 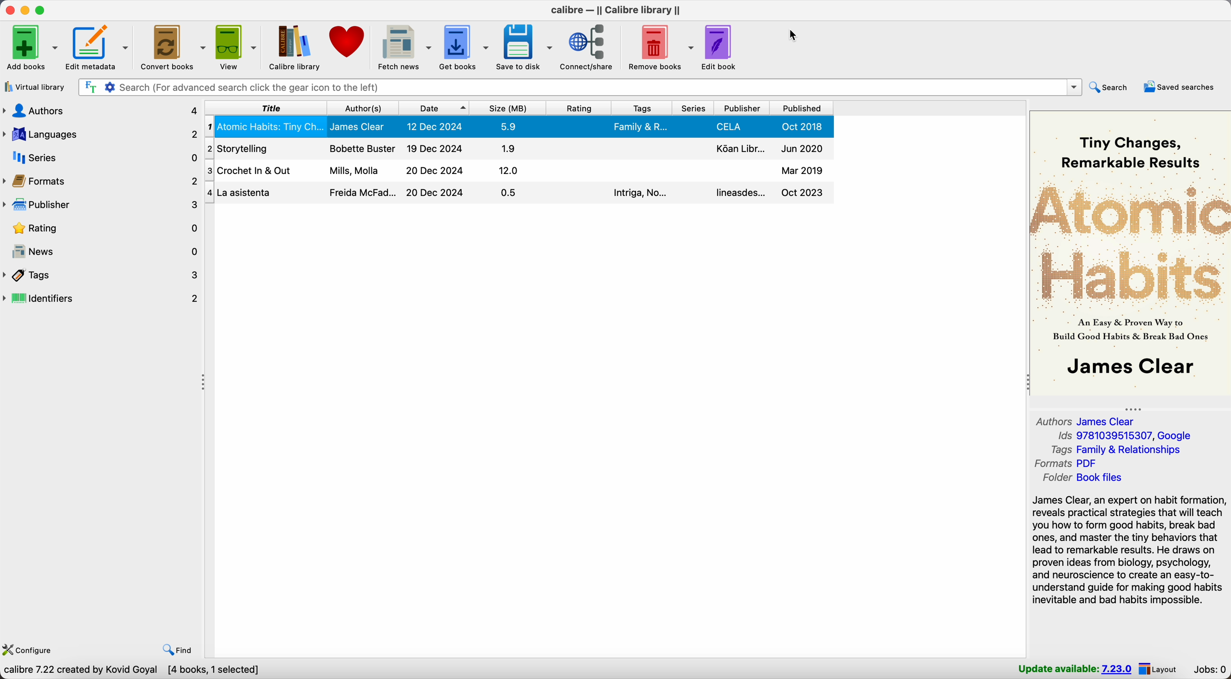 I want to click on close program, so click(x=9, y=10).